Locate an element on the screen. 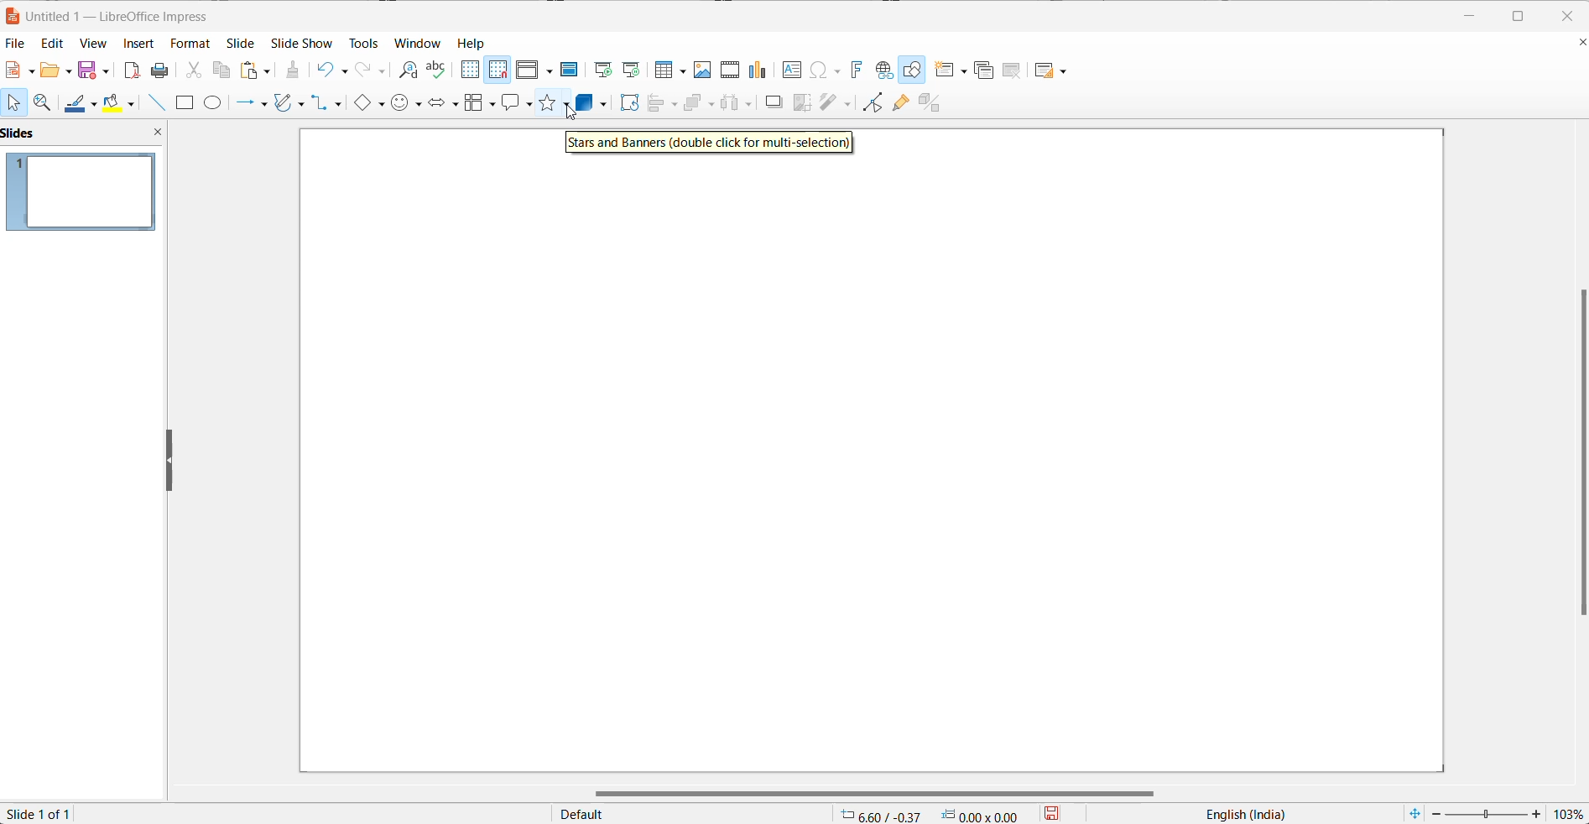  redo is located at coordinates (372, 70).